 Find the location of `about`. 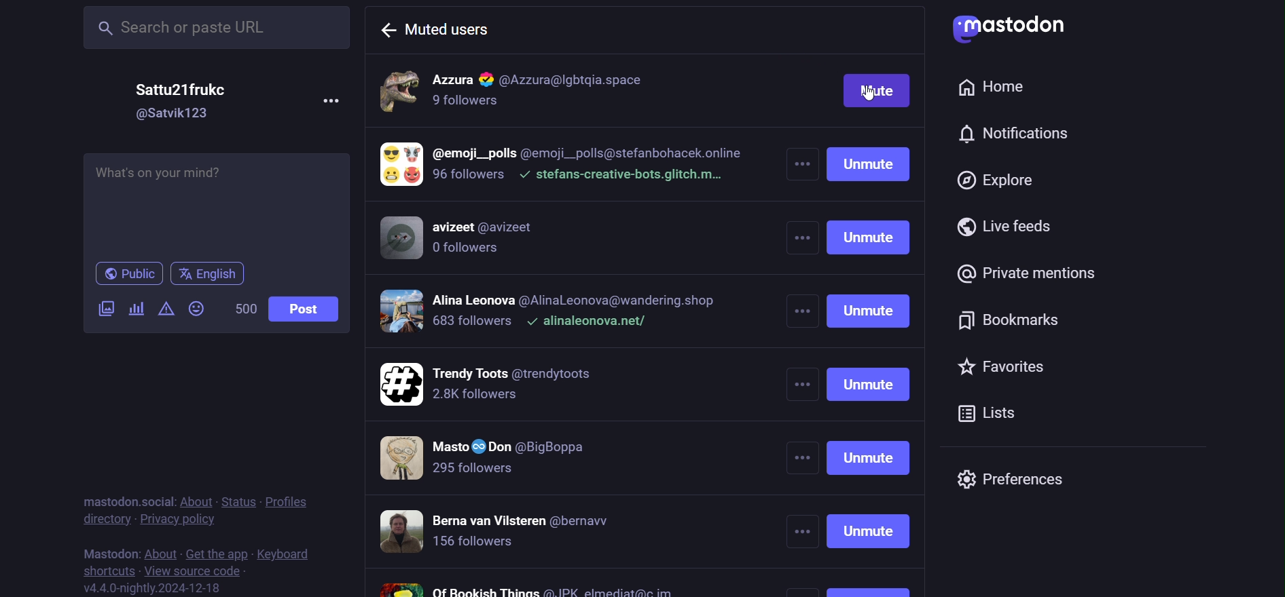

about is located at coordinates (197, 498).